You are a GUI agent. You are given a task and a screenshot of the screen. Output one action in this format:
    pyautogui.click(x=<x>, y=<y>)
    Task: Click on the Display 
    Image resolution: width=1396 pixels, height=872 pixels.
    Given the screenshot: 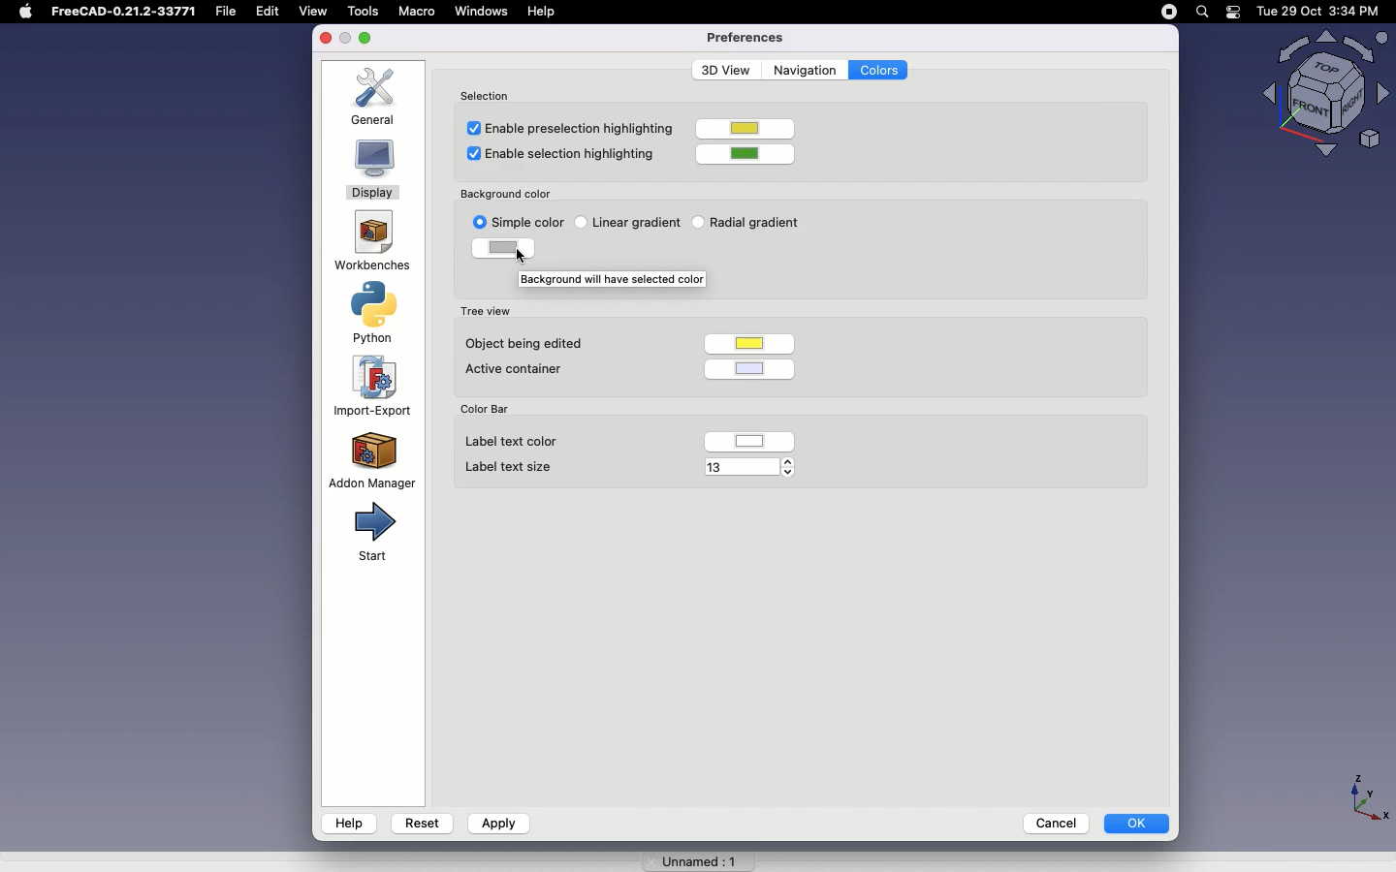 What is the action you would take?
    pyautogui.click(x=373, y=171)
    